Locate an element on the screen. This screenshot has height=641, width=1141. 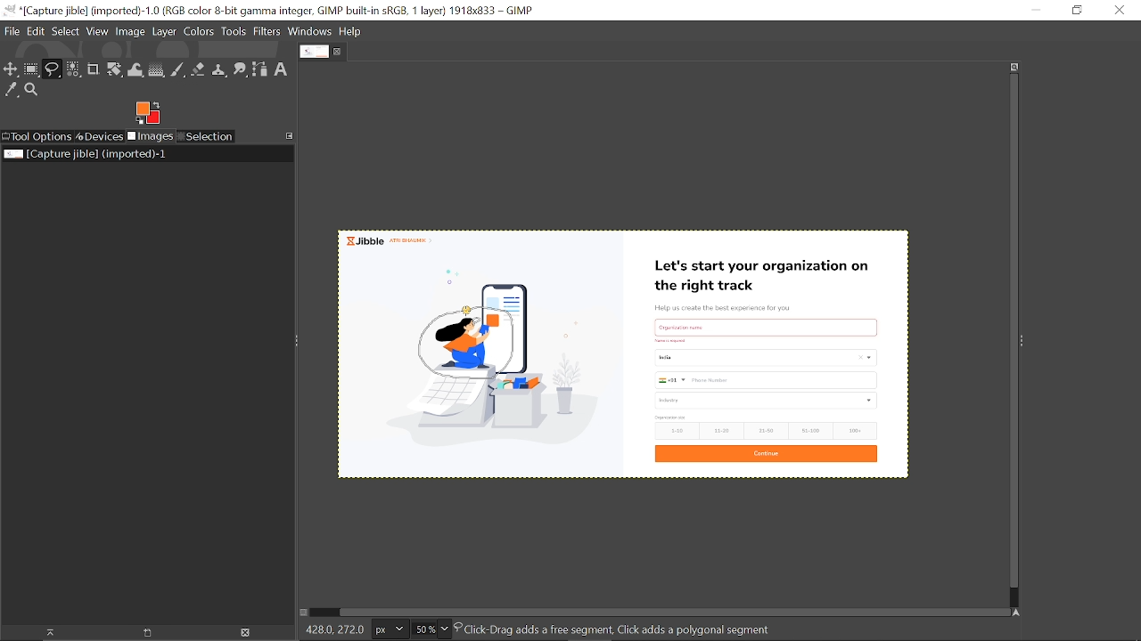
428.0,272.0 is located at coordinates (331, 632).